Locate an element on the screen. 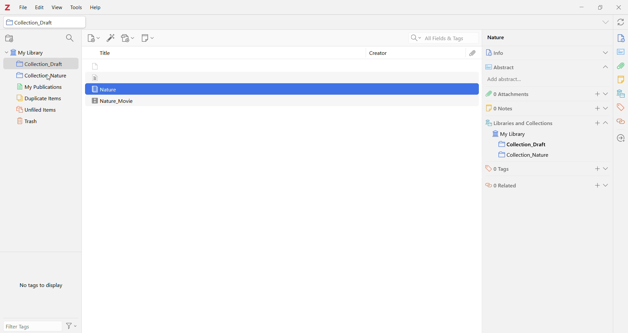 Image resolution: width=628 pixels, height=333 pixels. New Note is located at coordinates (148, 38).